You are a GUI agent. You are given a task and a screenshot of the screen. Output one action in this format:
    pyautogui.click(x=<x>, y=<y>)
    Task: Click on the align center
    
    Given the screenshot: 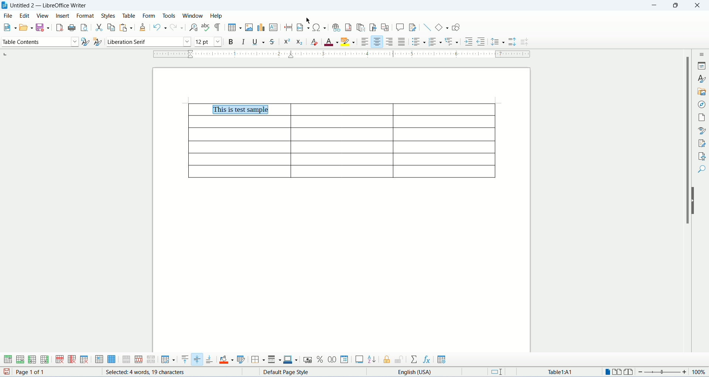 What is the action you would take?
    pyautogui.click(x=379, y=42)
    